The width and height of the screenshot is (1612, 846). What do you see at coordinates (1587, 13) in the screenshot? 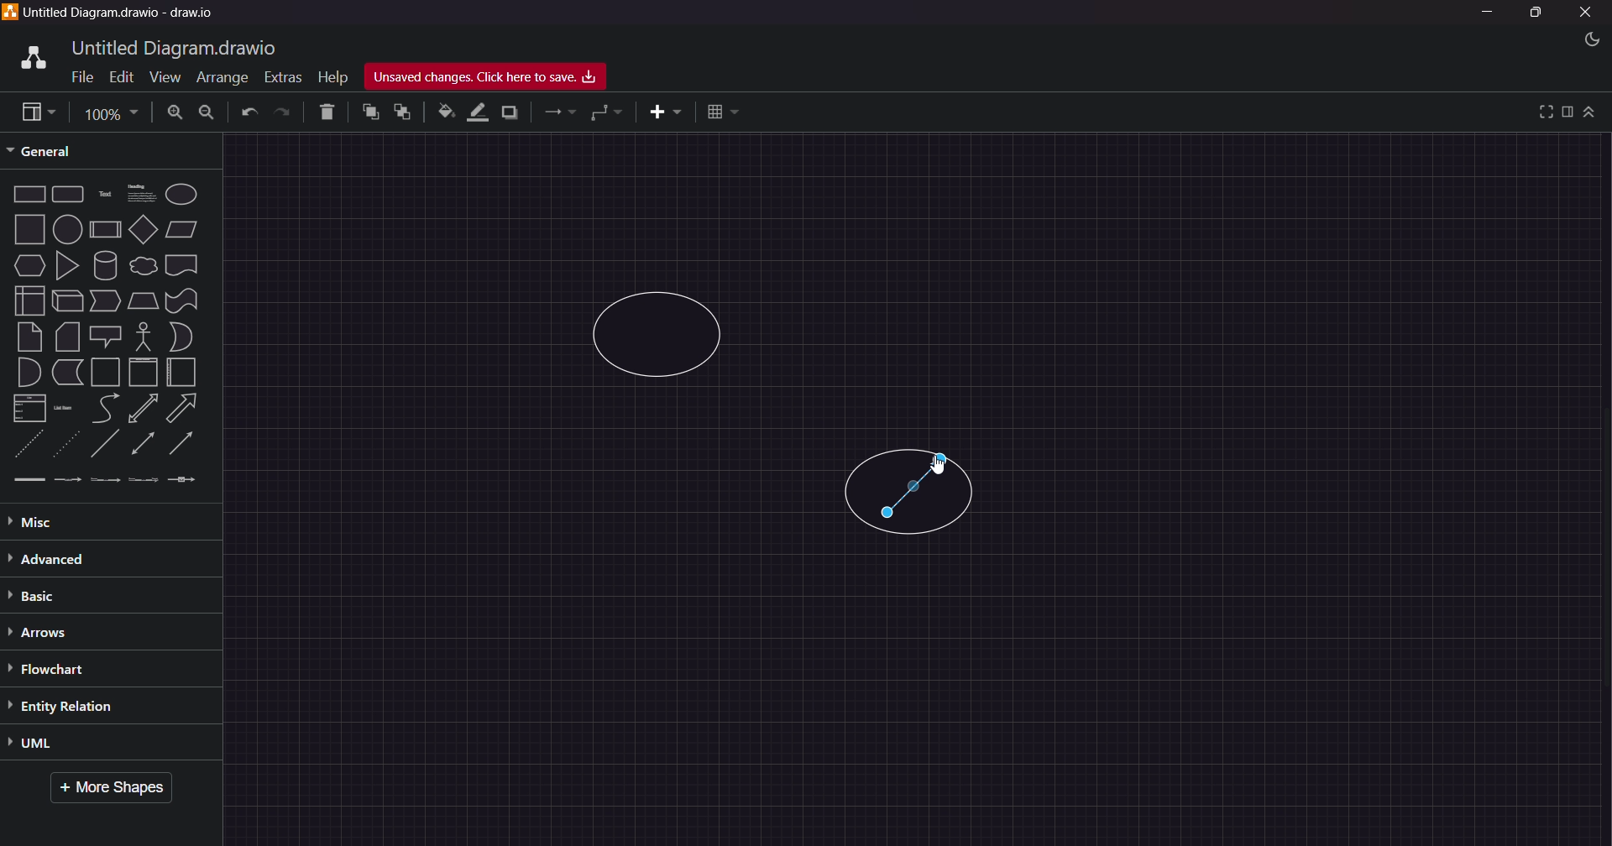
I see `Close` at bounding box center [1587, 13].